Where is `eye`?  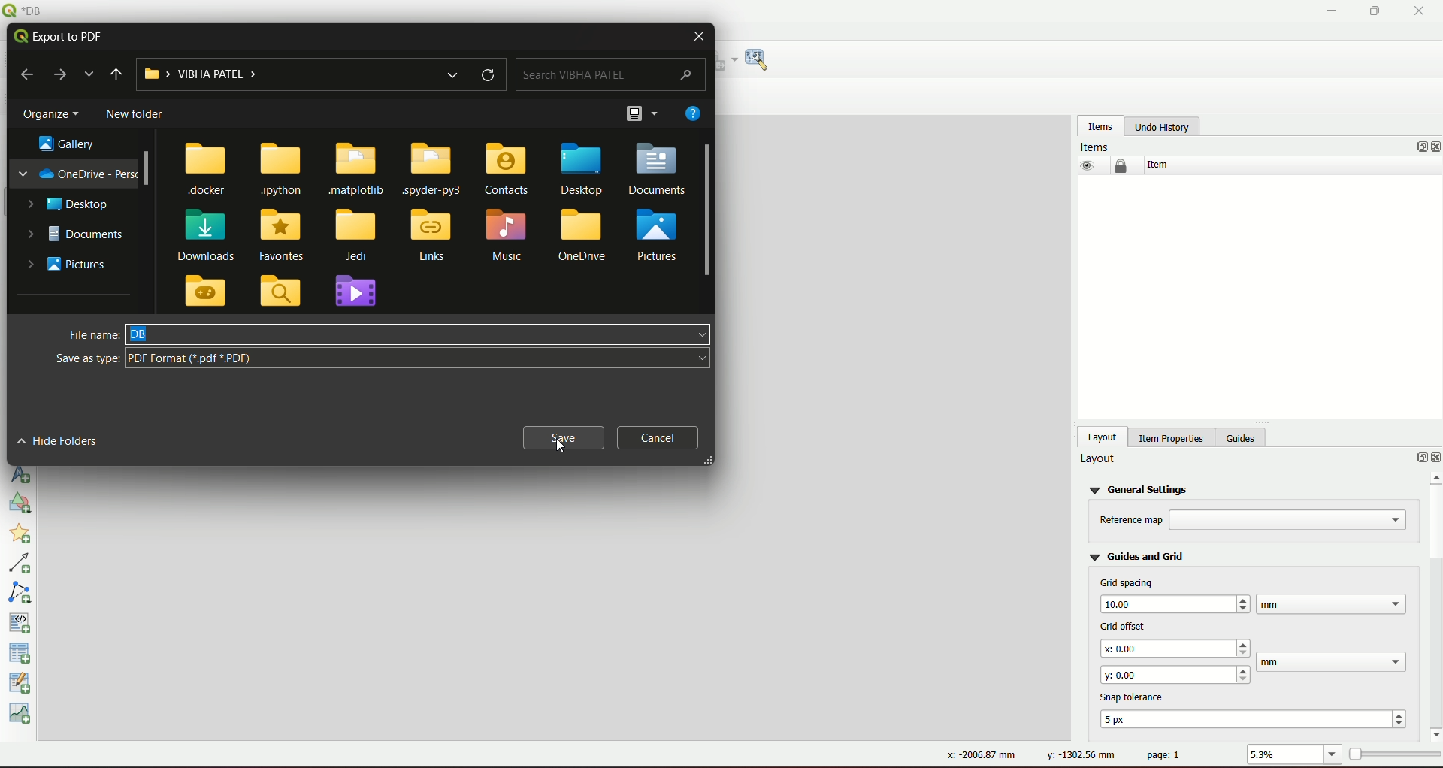
eye is located at coordinates (1085, 165).